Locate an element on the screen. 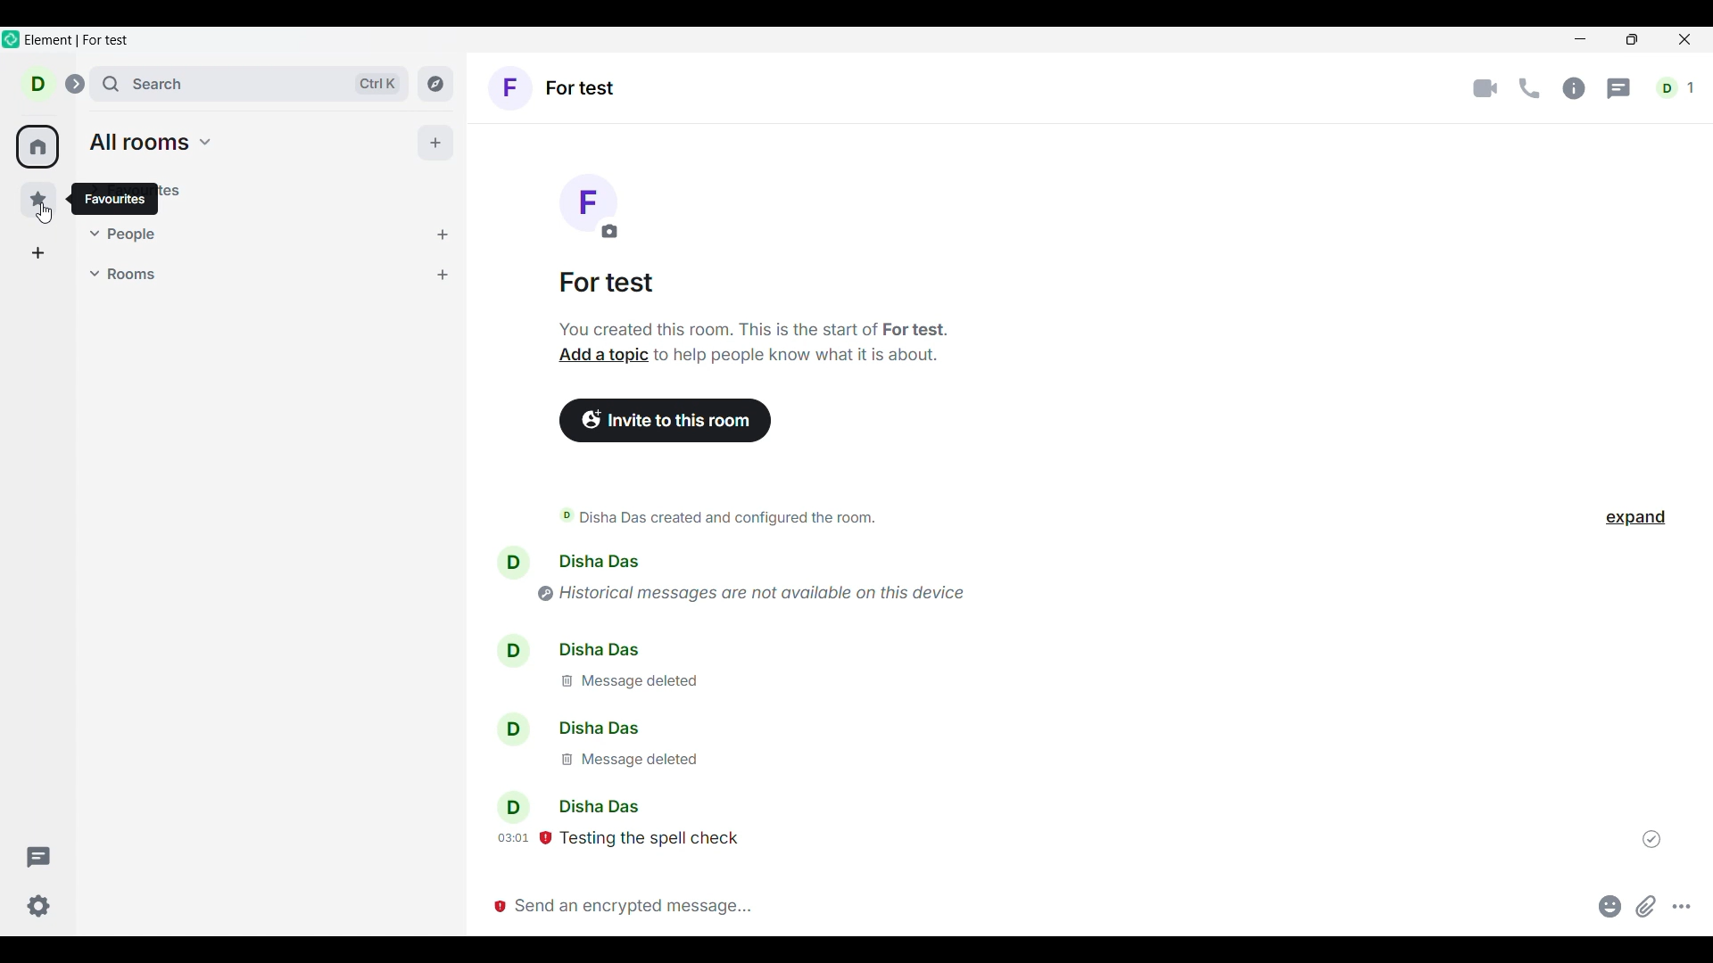  element for test is located at coordinates (79, 40).